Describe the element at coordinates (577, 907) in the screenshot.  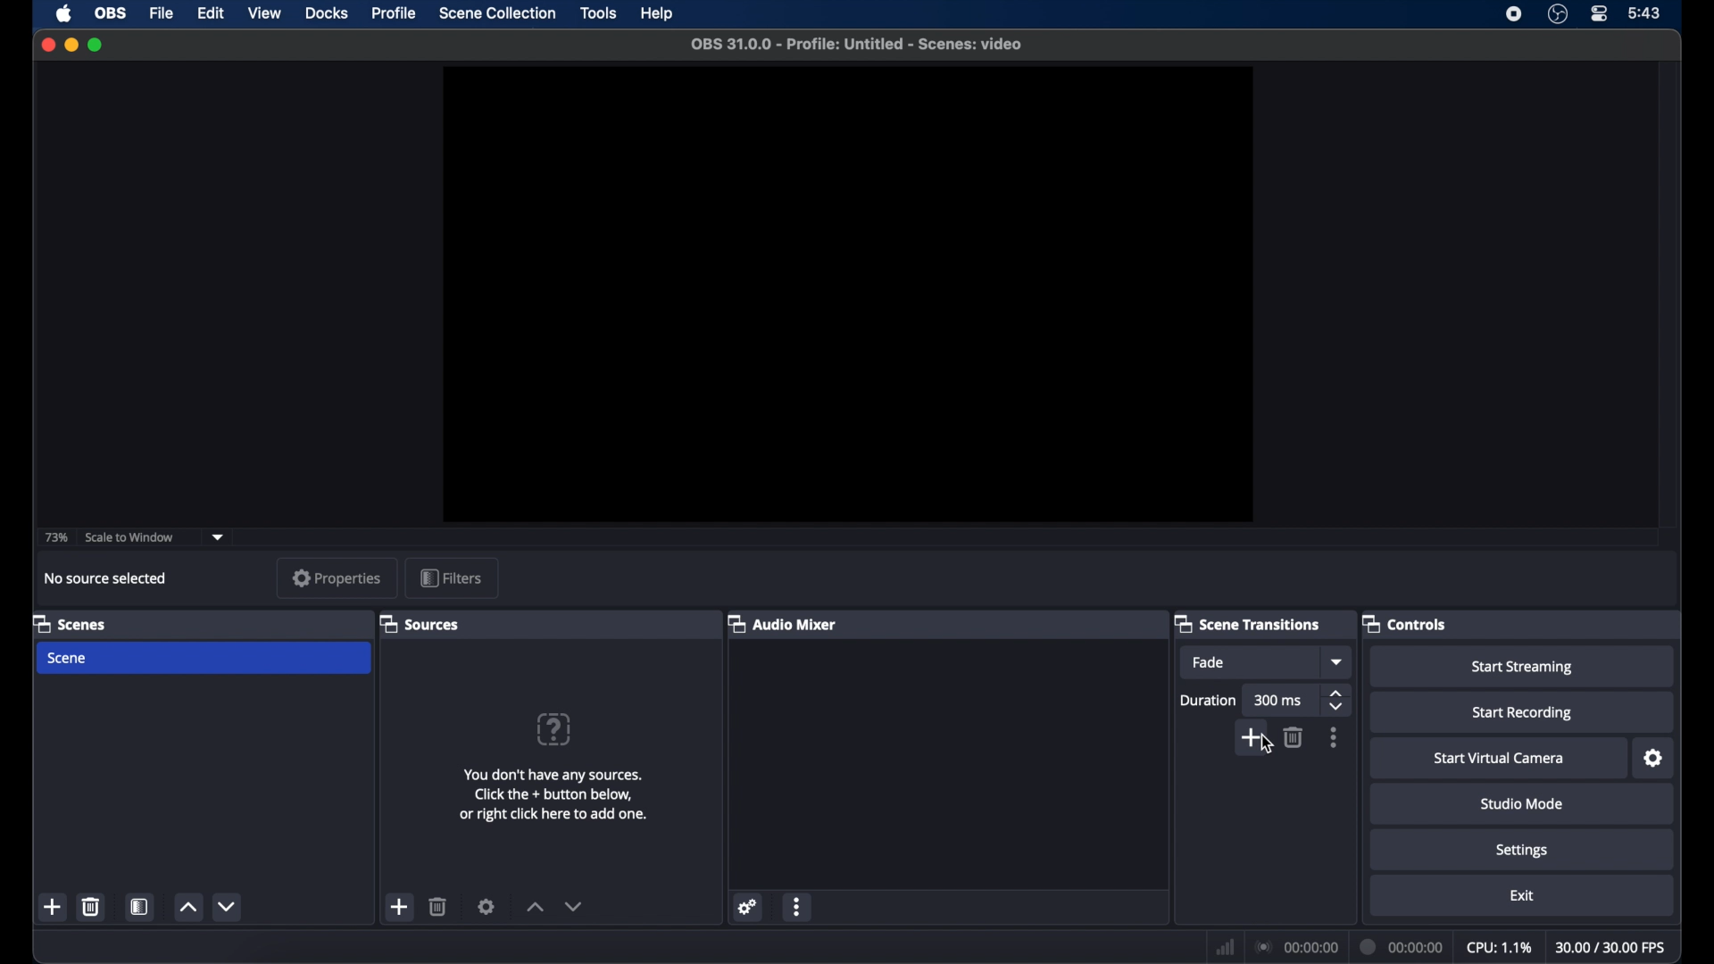
I see `decrement` at that location.